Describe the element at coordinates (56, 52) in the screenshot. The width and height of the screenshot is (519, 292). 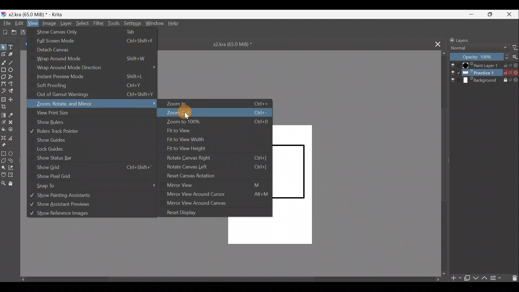
I see `Detach canvas` at that location.